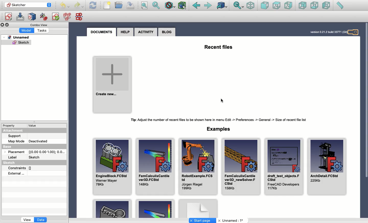 This screenshot has width=368, height=223. I want to click on Linked to object, so click(222, 6).